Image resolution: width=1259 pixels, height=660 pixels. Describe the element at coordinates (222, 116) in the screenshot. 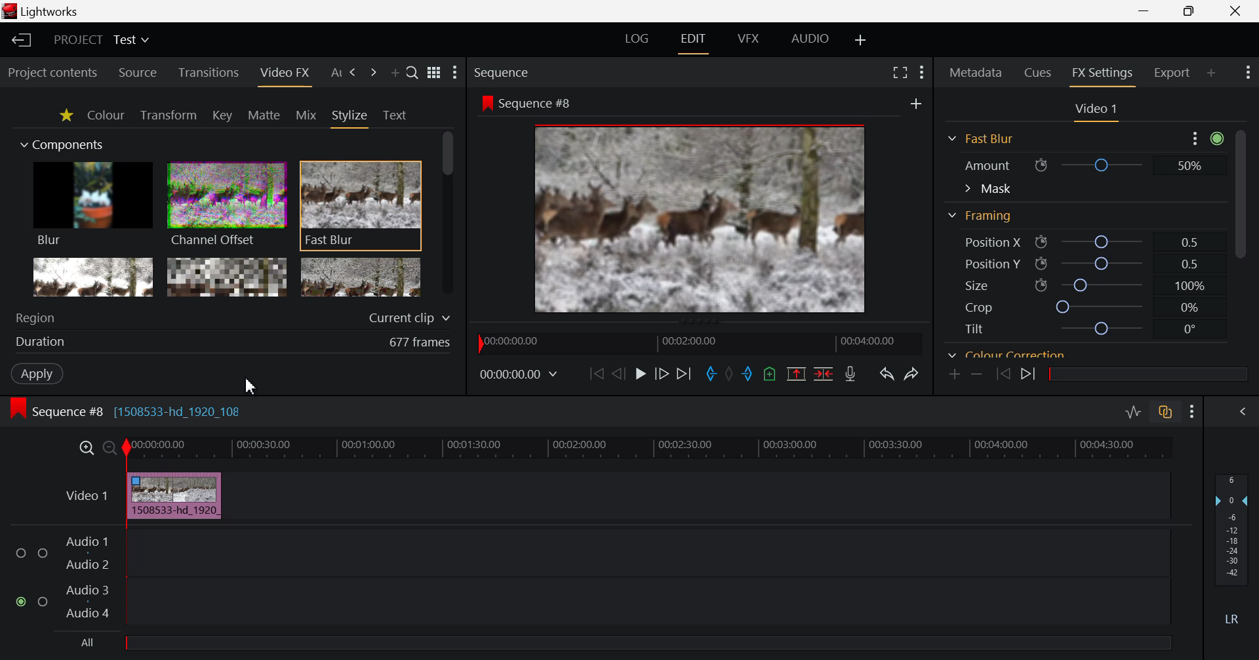

I see `Key` at that location.